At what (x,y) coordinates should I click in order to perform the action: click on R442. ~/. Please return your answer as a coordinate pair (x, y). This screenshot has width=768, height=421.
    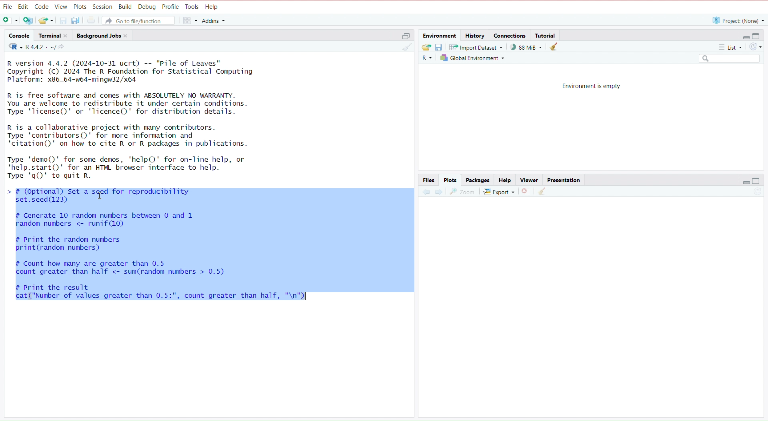
    Looking at the image, I should click on (36, 47).